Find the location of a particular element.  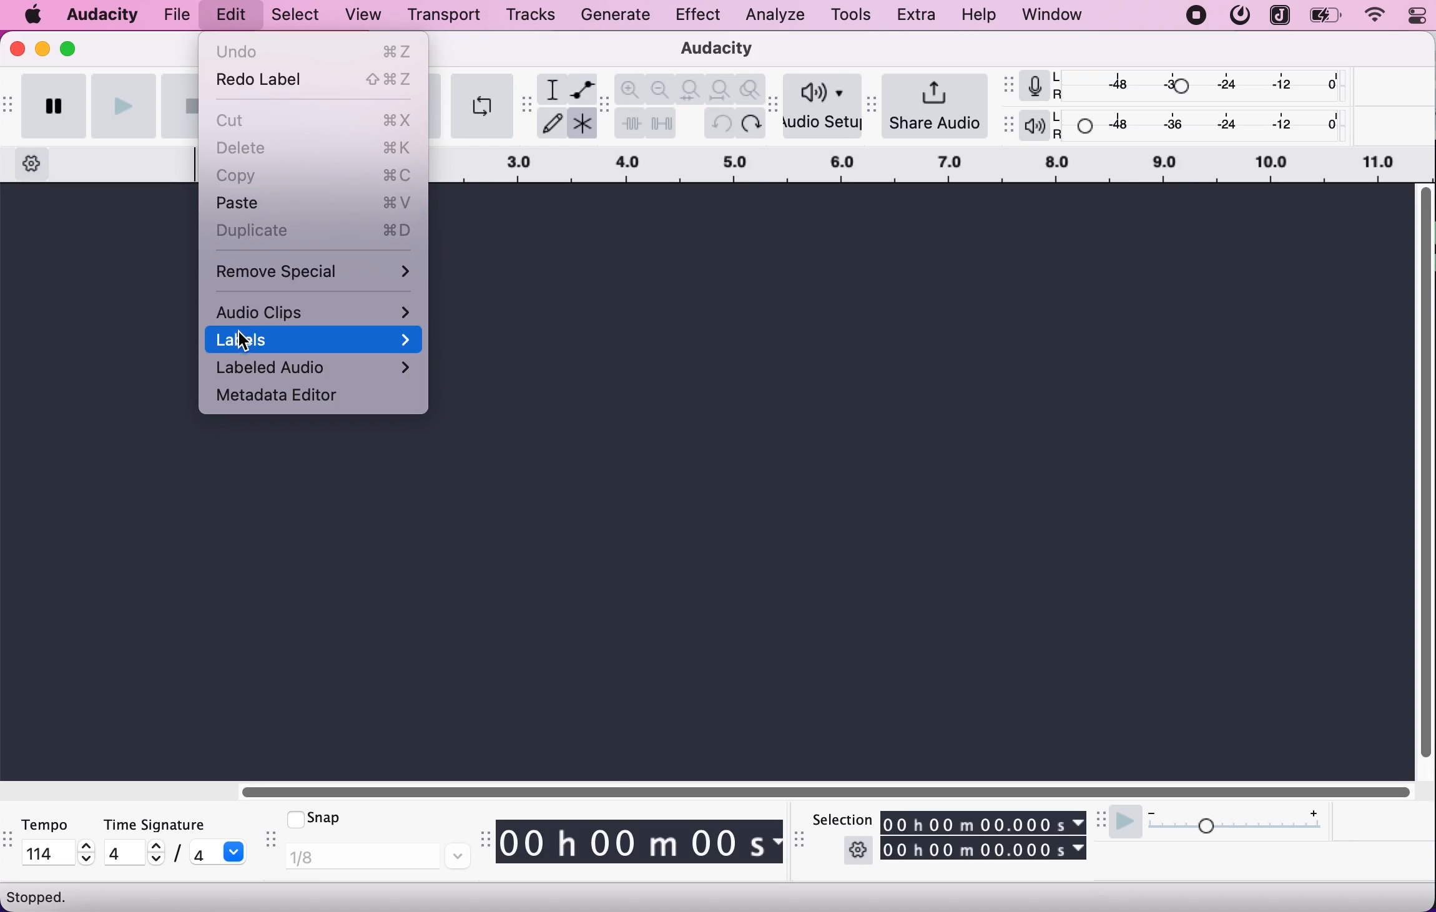

analyze is located at coordinates (772, 16).